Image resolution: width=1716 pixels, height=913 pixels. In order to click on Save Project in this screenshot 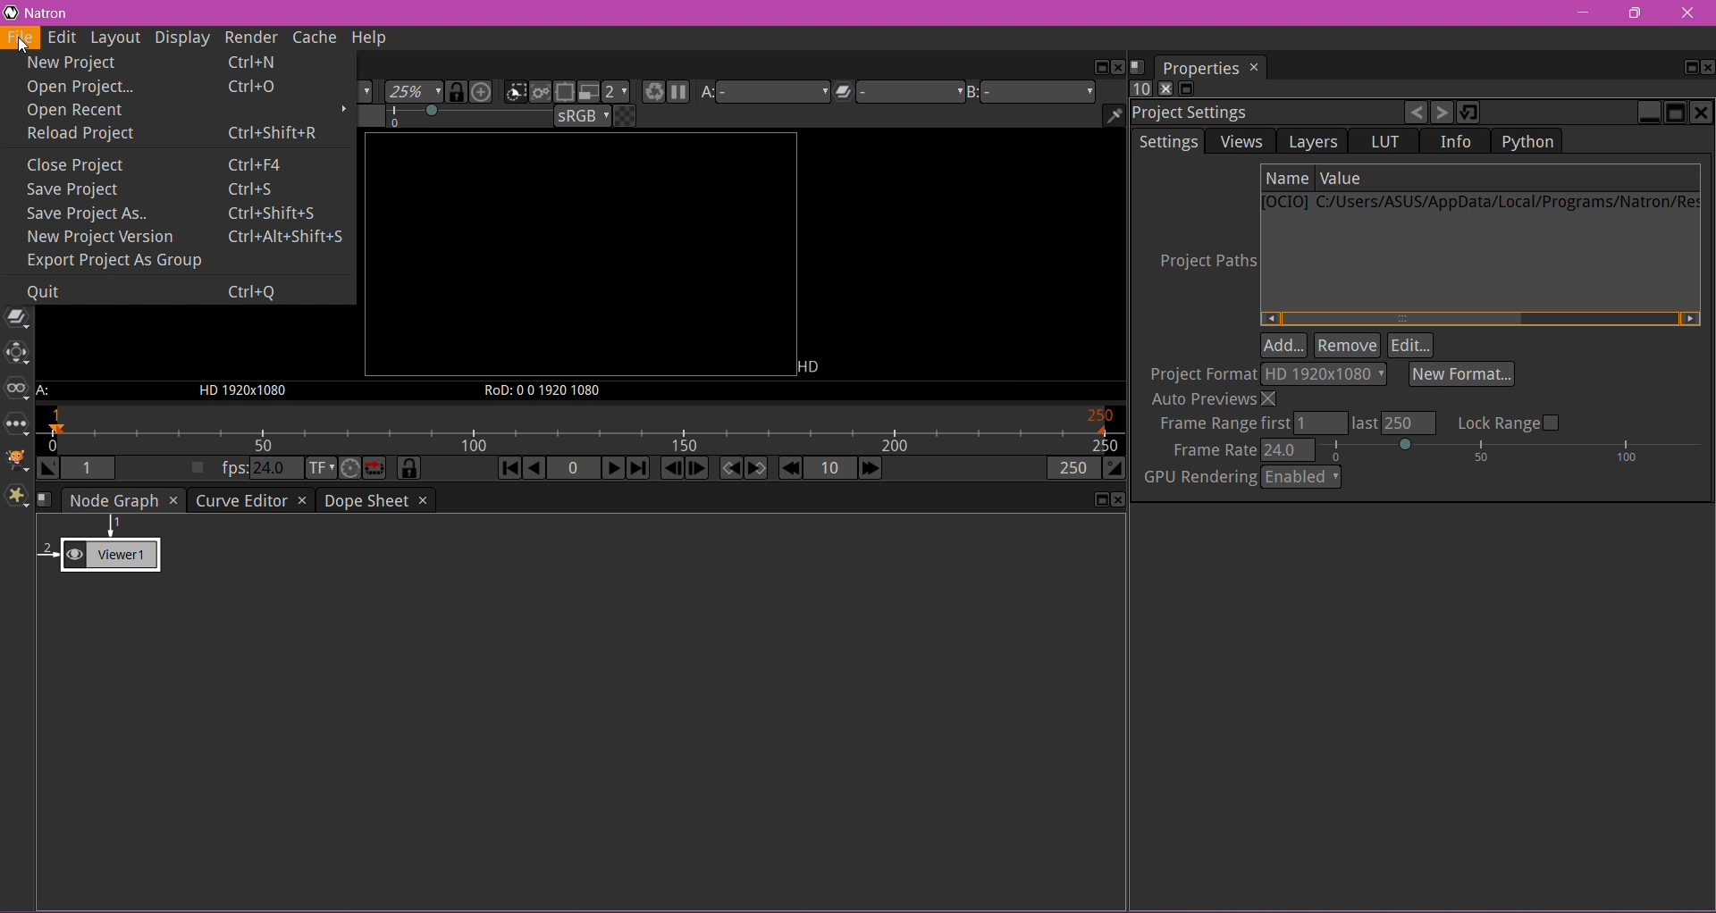, I will do `click(162, 192)`.